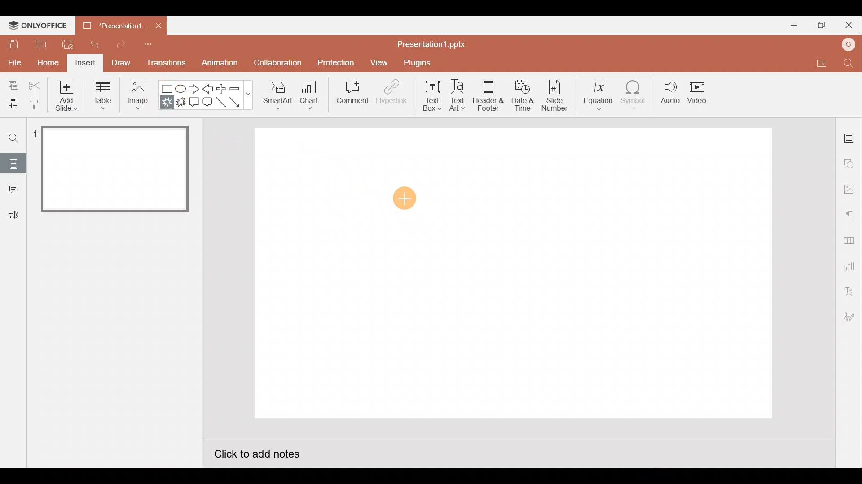 The width and height of the screenshot is (862, 484). Describe the element at coordinates (158, 26) in the screenshot. I see `Close` at that location.